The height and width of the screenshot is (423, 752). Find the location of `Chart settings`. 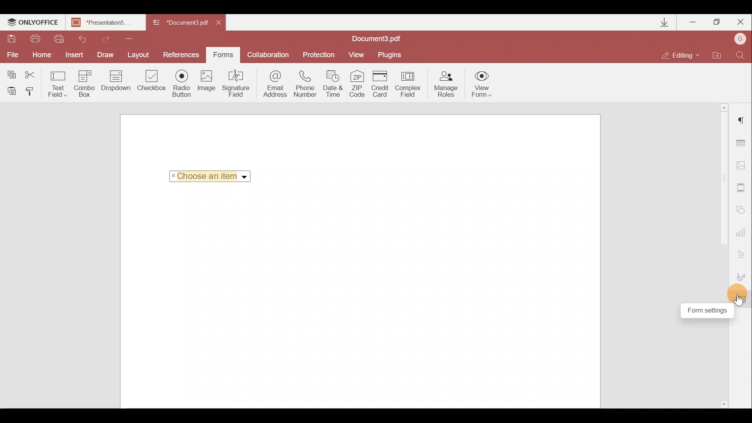

Chart settings is located at coordinates (742, 236).